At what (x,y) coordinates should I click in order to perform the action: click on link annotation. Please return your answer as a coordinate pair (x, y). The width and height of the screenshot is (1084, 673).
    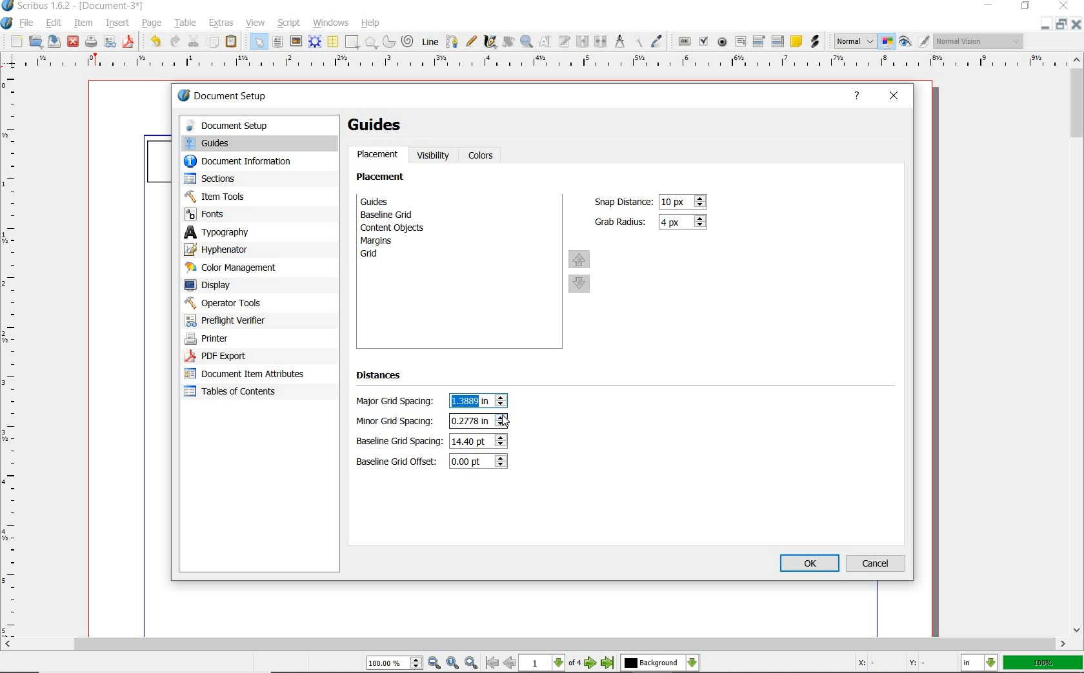
    Looking at the image, I should click on (817, 43).